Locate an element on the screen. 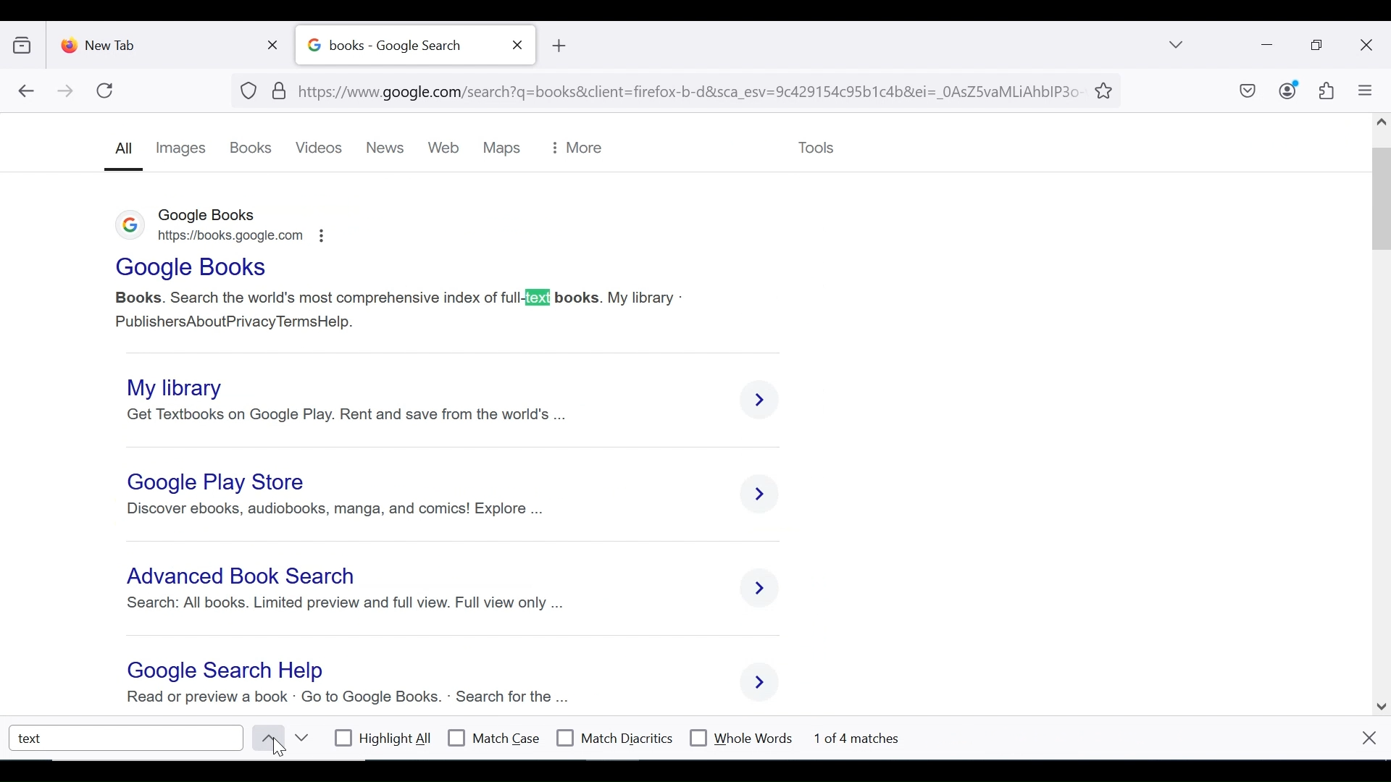  more is located at coordinates (576, 148).